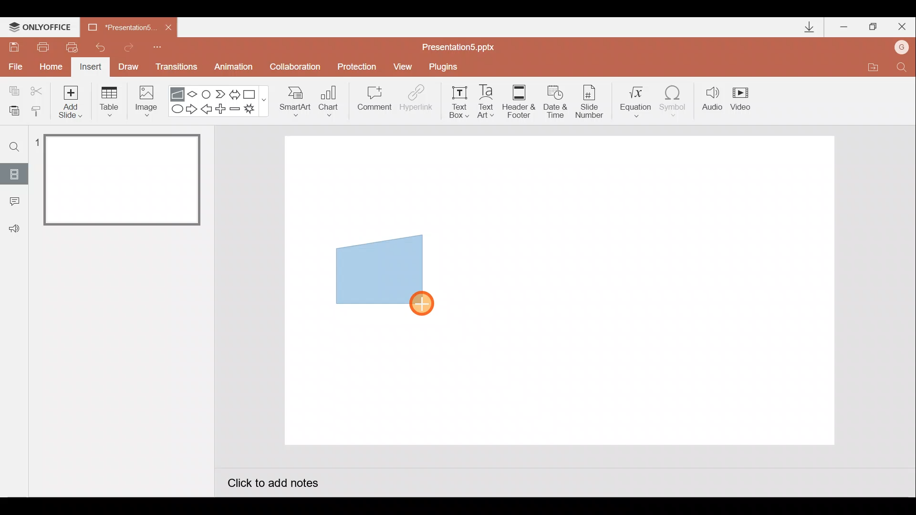  Describe the element at coordinates (902, 48) in the screenshot. I see `Account name` at that location.